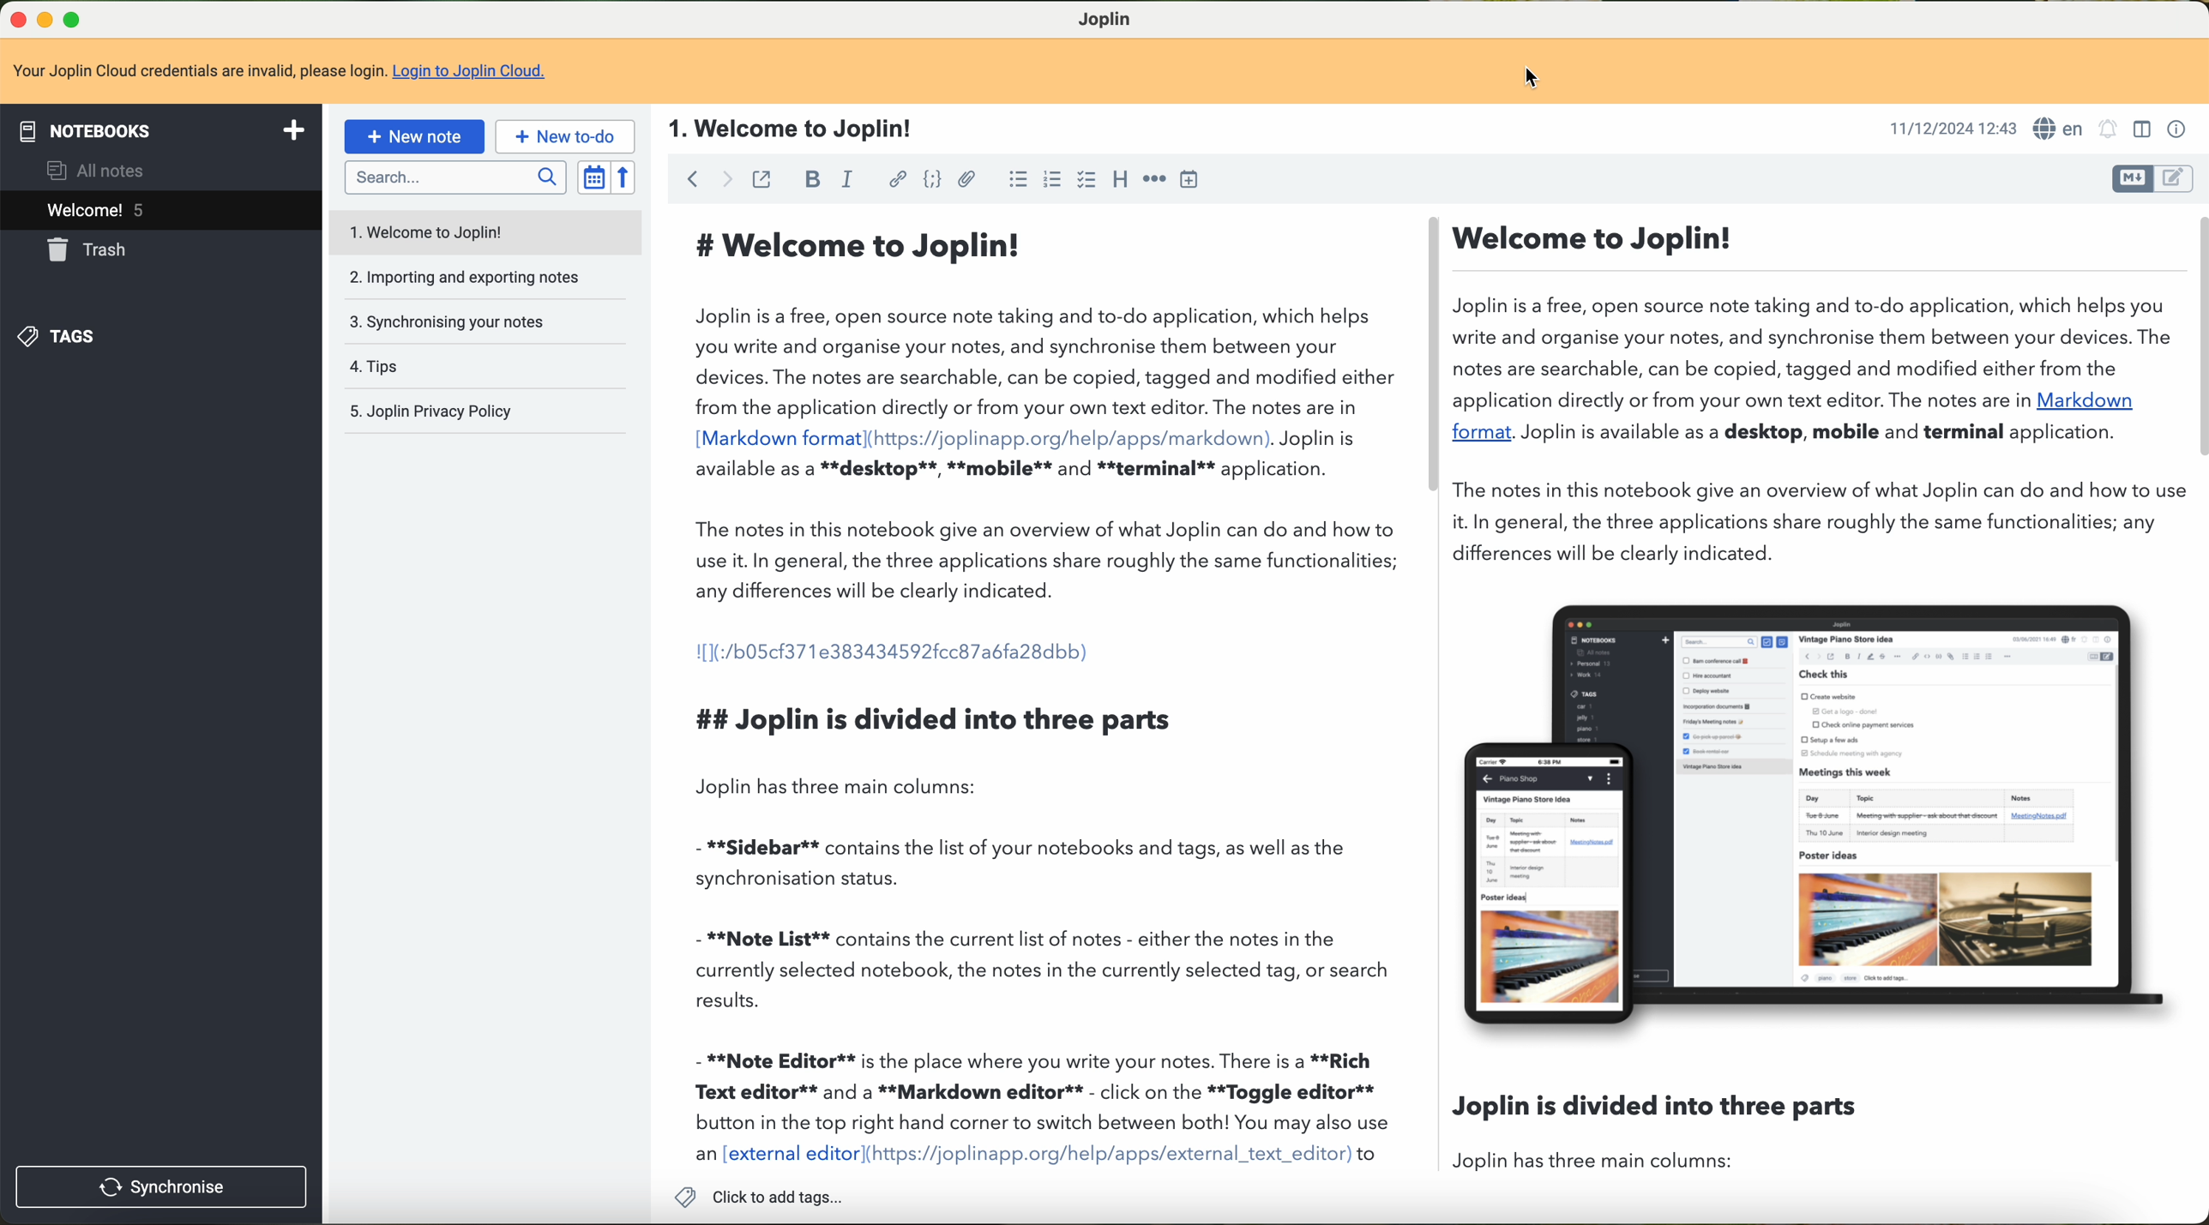 This screenshot has width=2209, height=1225. Describe the element at coordinates (1120, 183) in the screenshot. I see `heading` at that location.